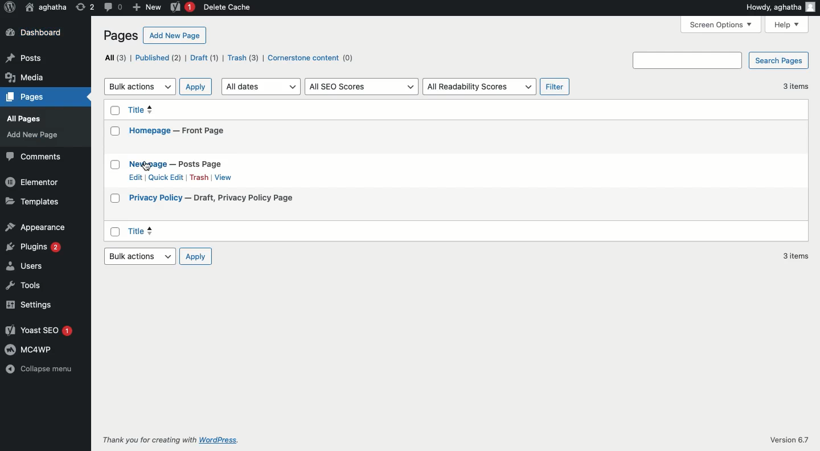 Image resolution: width=820 pixels, height=451 pixels. What do you see at coordinates (139, 86) in the screenshot?
I see `Bulk actions` at bounding box center [139, 86].